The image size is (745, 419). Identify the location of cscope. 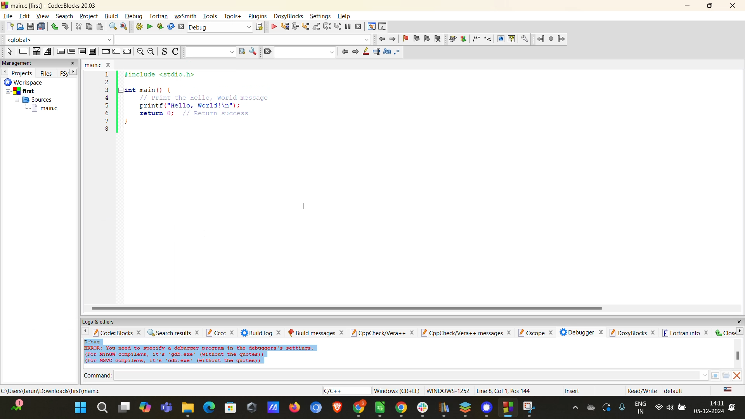
(537, 332).